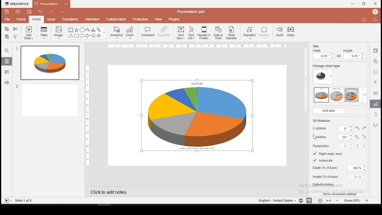 The width and height of the screenshot is (382, 215). I want to click on left, so click(358, 128).